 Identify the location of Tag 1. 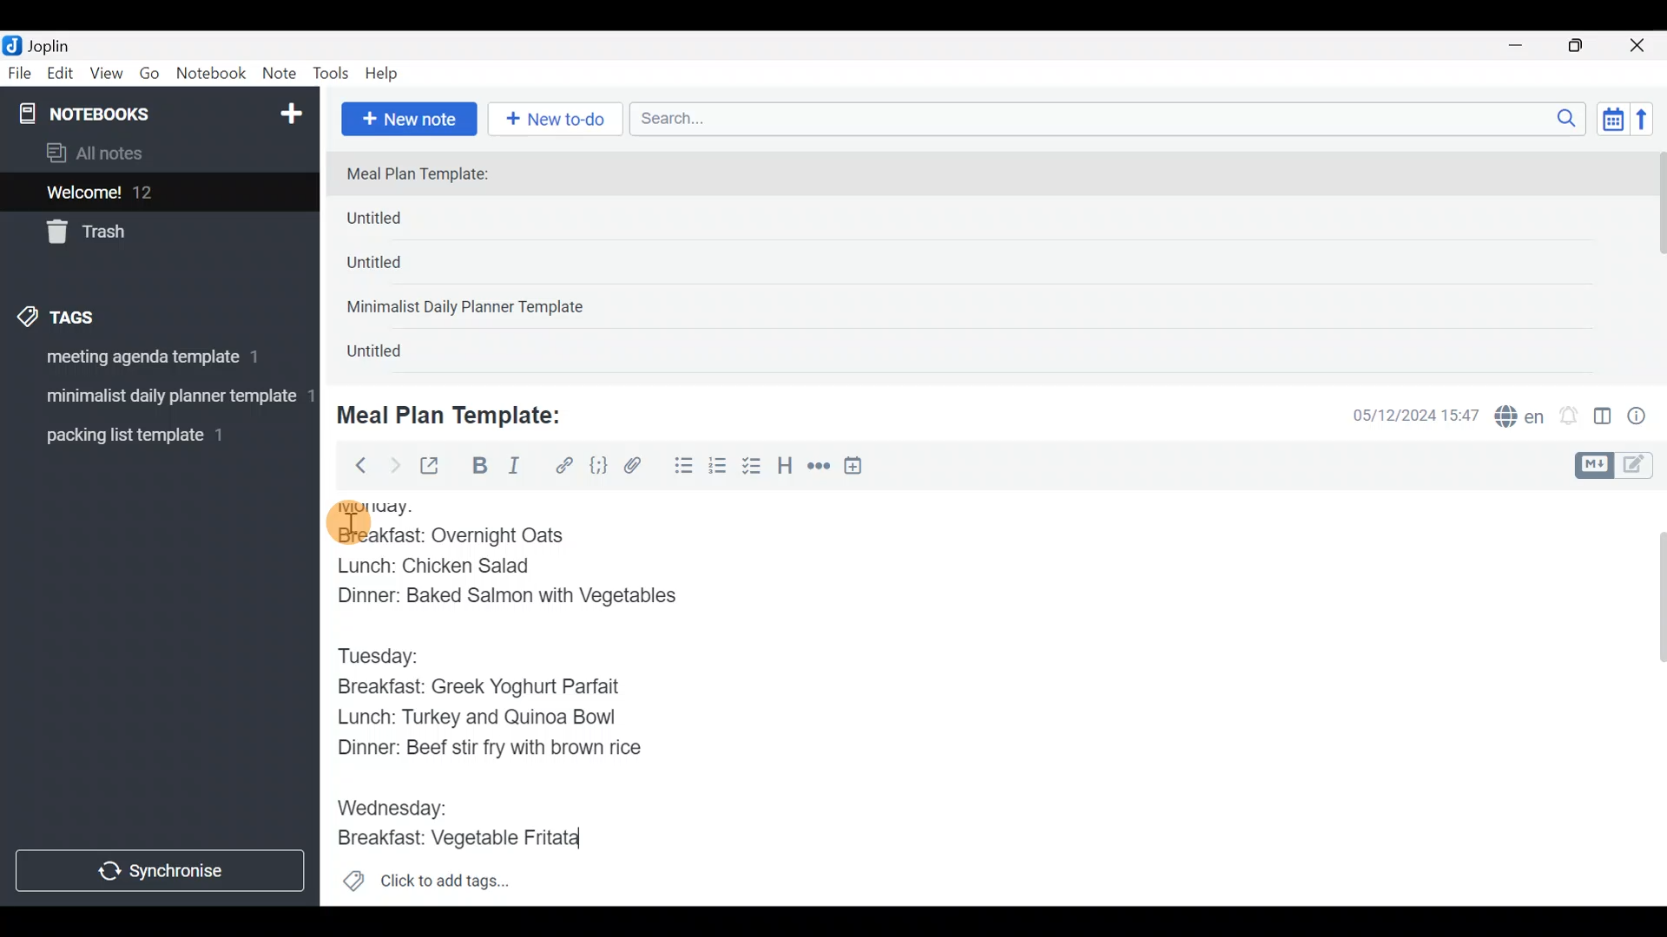
(155, 362).